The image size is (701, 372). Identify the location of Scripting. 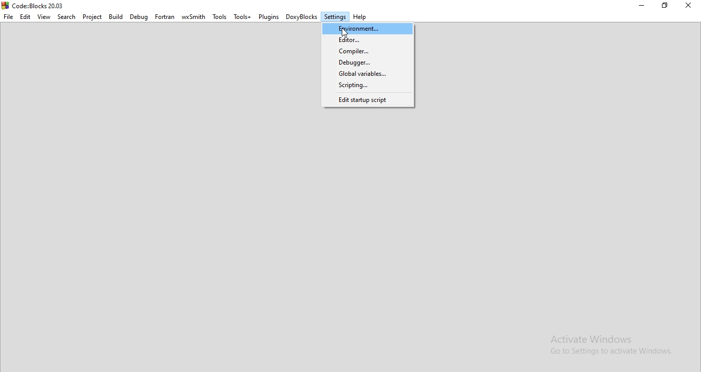
(368, 86).